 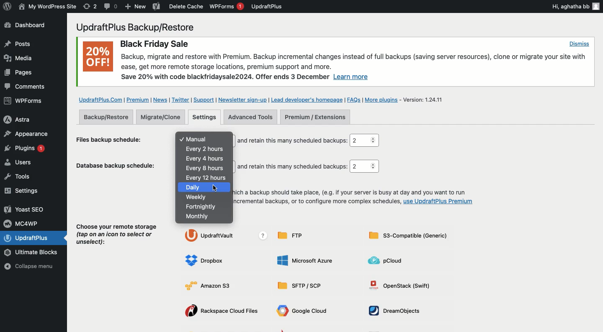 I want to click on Dropbox, so click(x=206, y=261).